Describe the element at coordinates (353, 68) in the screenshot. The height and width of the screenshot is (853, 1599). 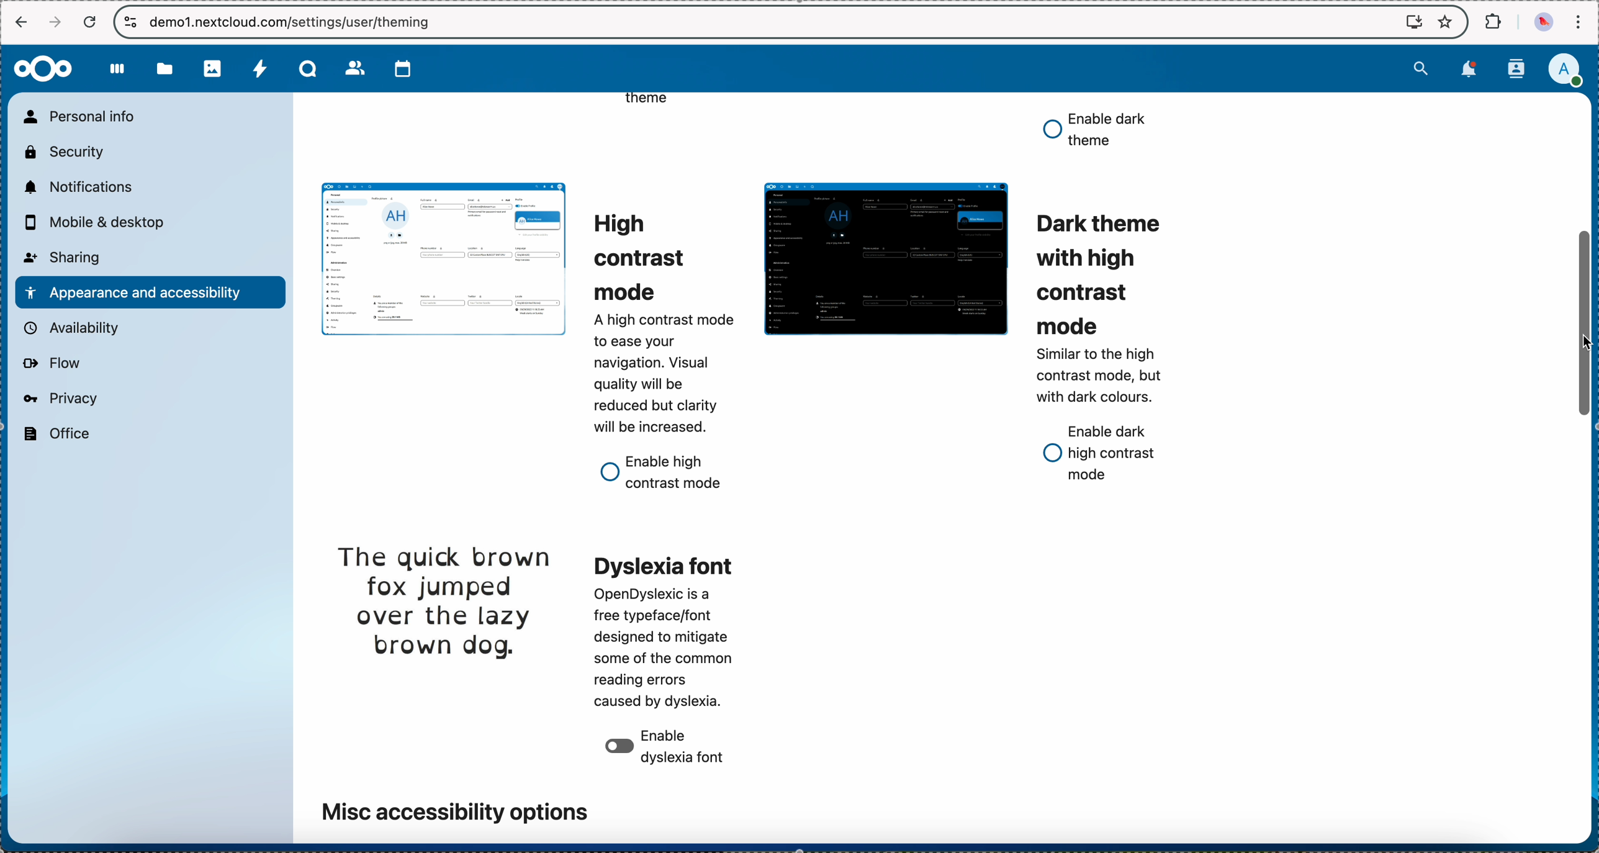
I see `contacts` at that location.